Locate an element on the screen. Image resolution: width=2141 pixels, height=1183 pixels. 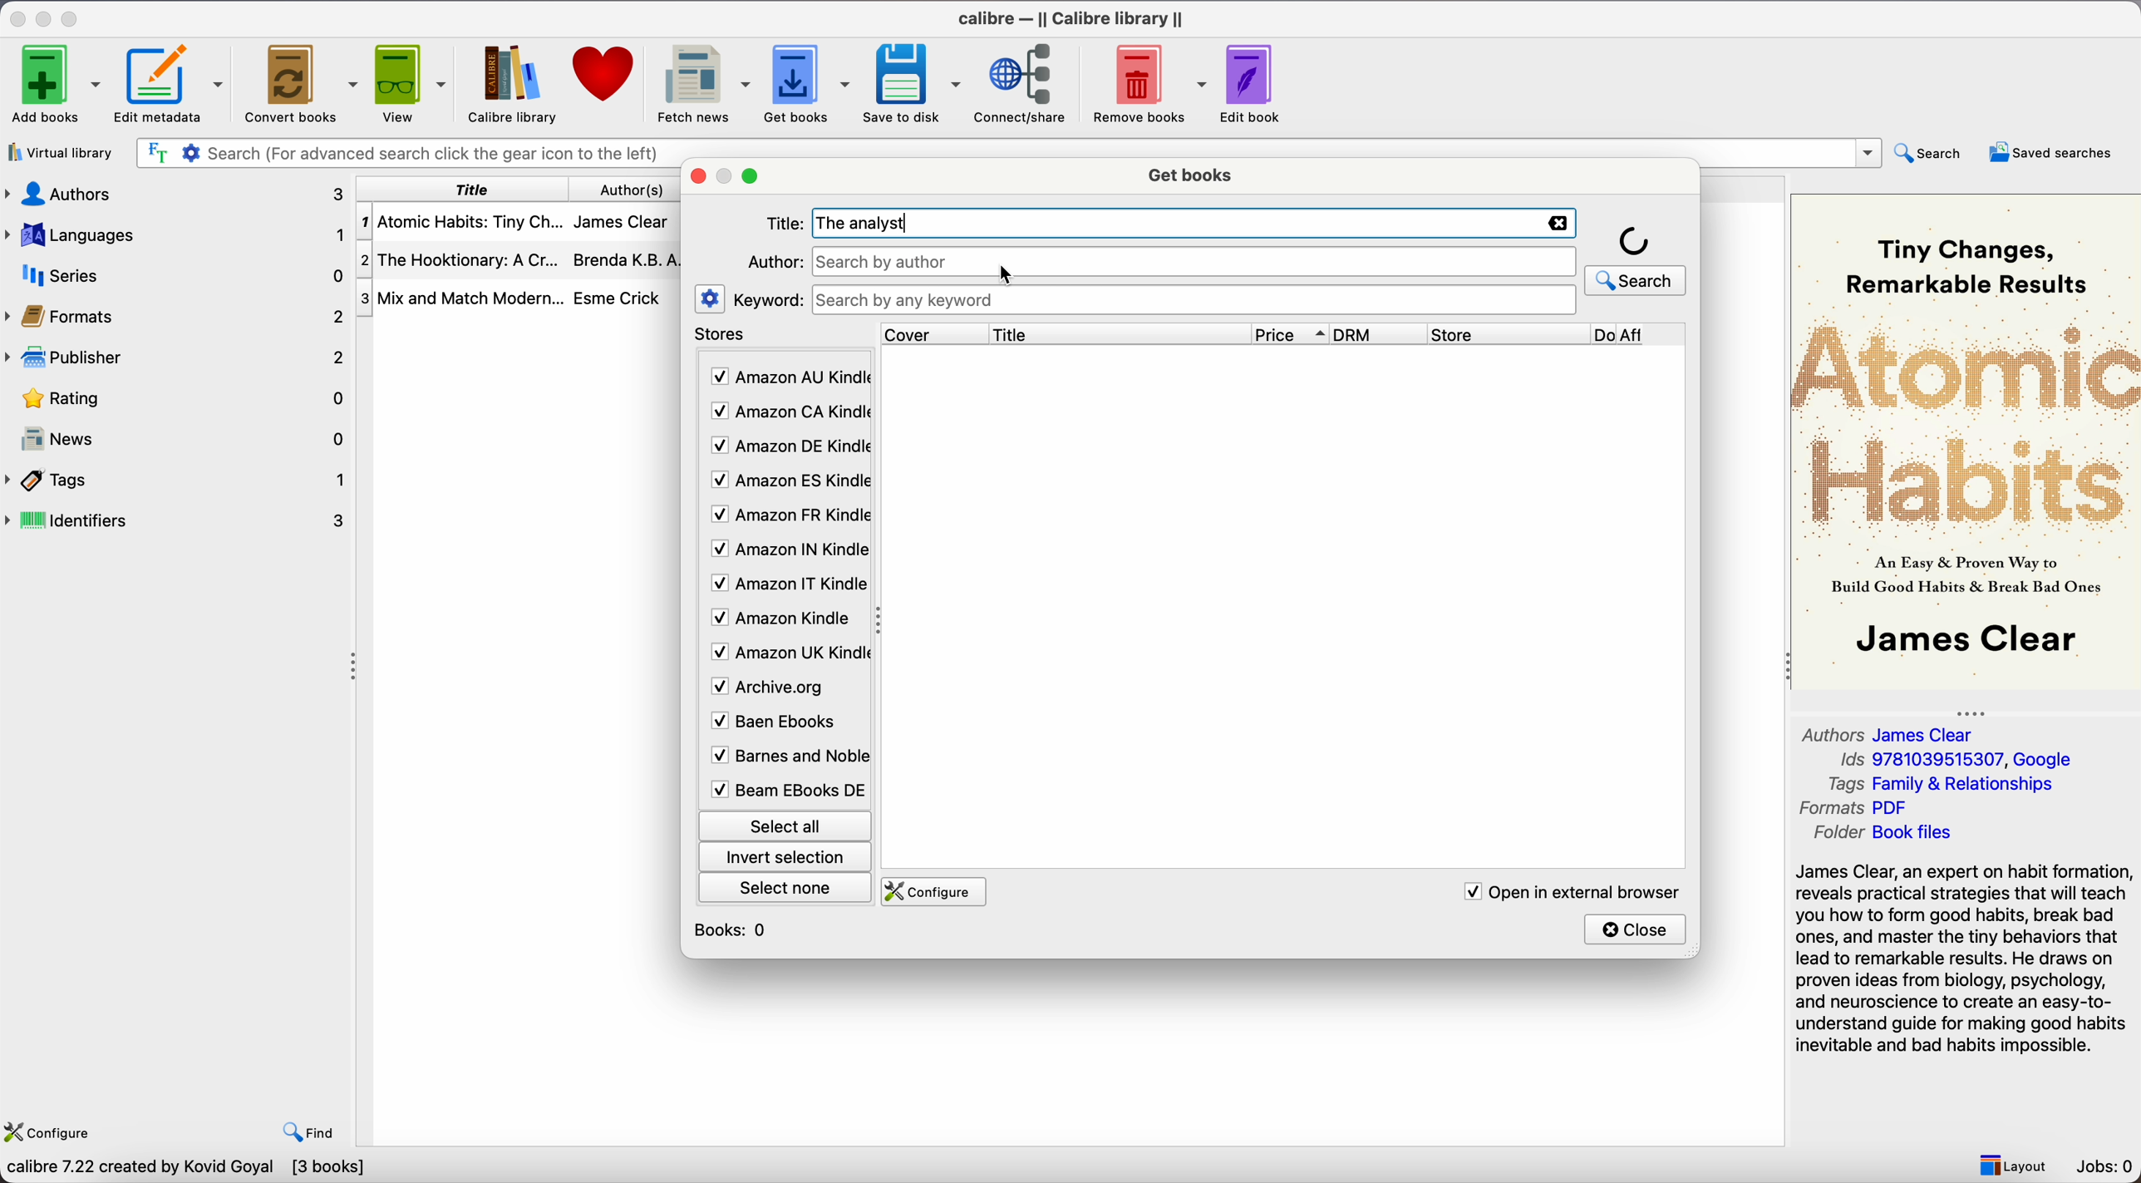
keyword is located at coordinates (770, 301).